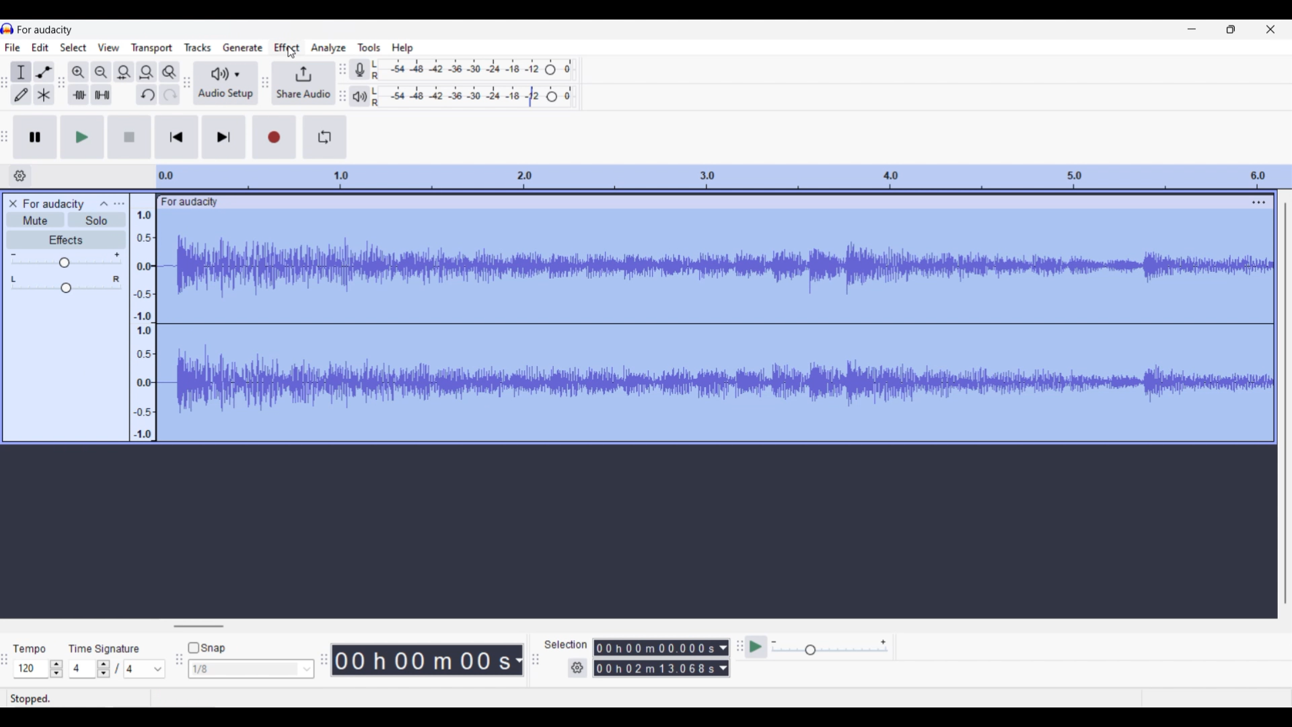 Image resolution: width=1292 pixels, height=727 pixels. I want to click on Generate, so click(242, 46).